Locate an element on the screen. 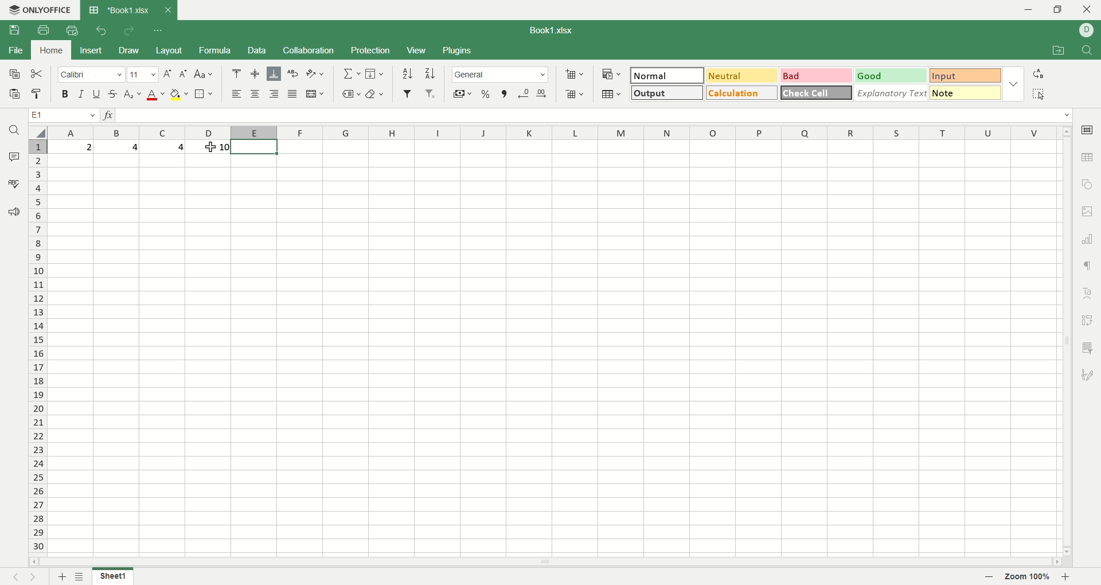 The width and height of the screenshot is (1101, 585). check cell is located at coordinates (816, 92).